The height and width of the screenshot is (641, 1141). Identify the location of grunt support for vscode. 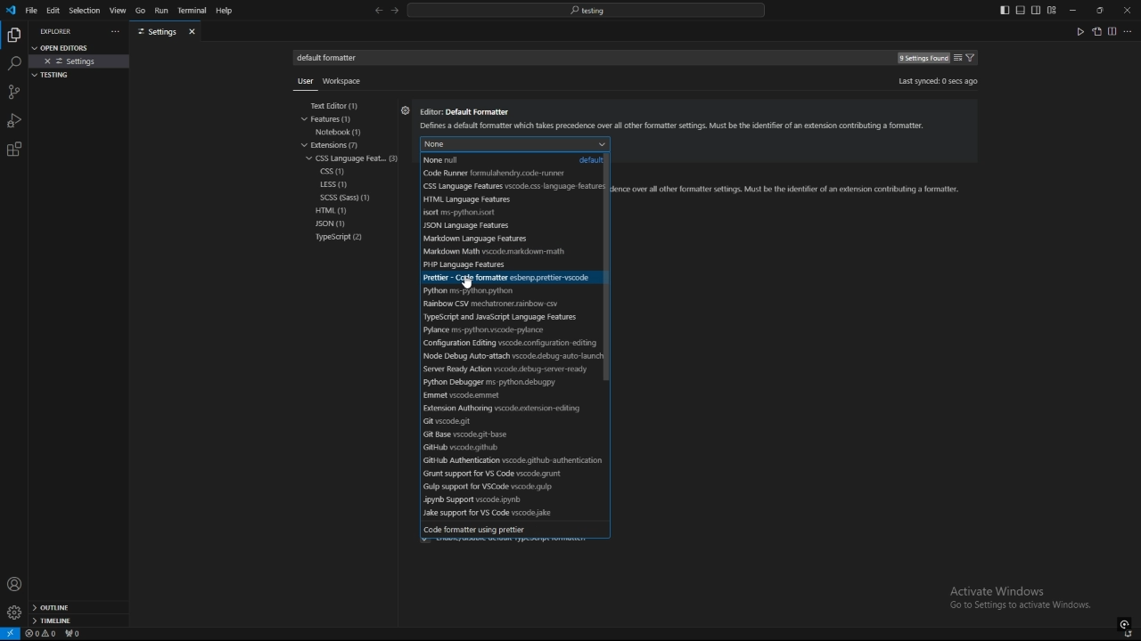
(507, 475).